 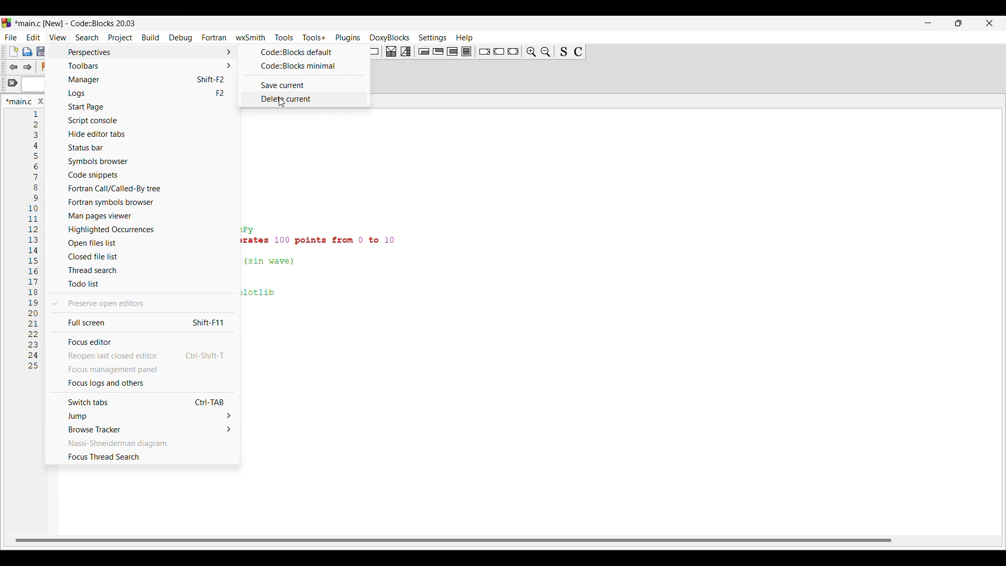 I want to click on File menu, so click(x=10, y=38).